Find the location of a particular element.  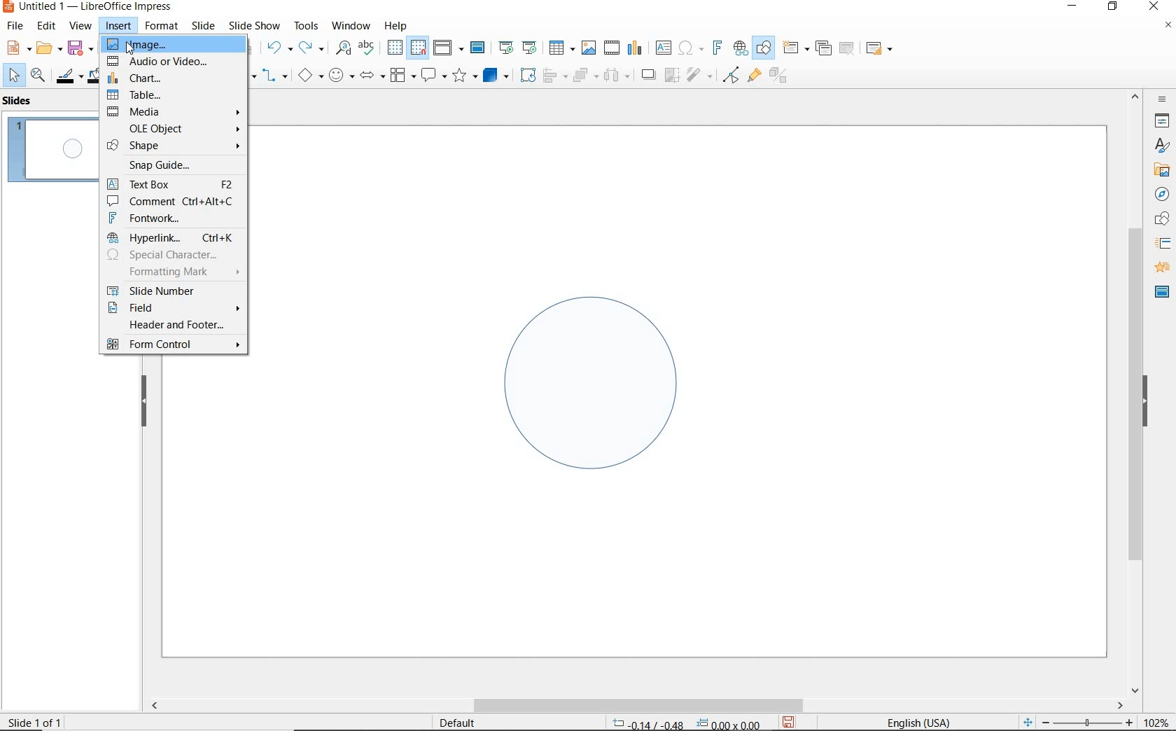

undo is located at coordinates (277, 49).